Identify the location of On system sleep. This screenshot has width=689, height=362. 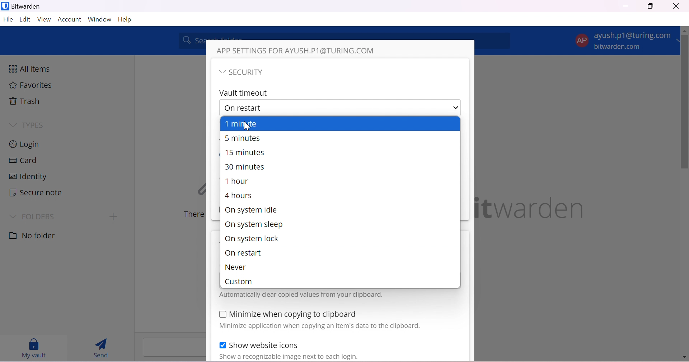
(253, 225).